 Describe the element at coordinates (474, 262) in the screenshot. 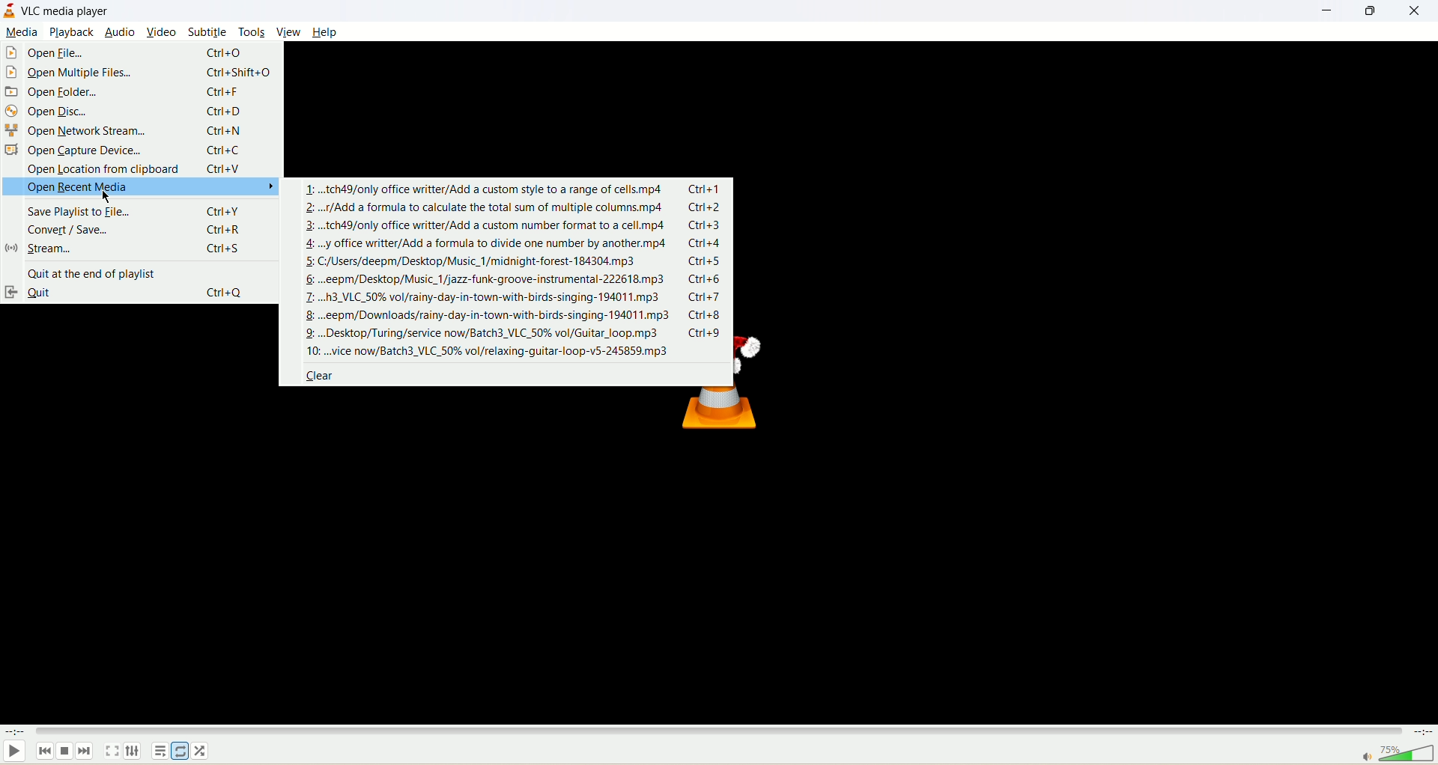

I see `5: C/Users/deepm/Desktop/Music_1/midnight-forest-184304.mp3` at that location.